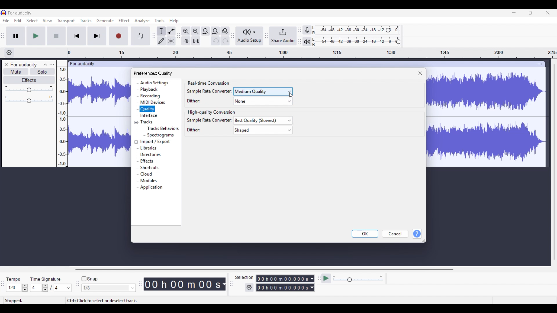 The height and width of the screenshot is (313, 557). Describe the element at coordinates (124, 21) in the screenshot. I see `Effect menu` at that location.